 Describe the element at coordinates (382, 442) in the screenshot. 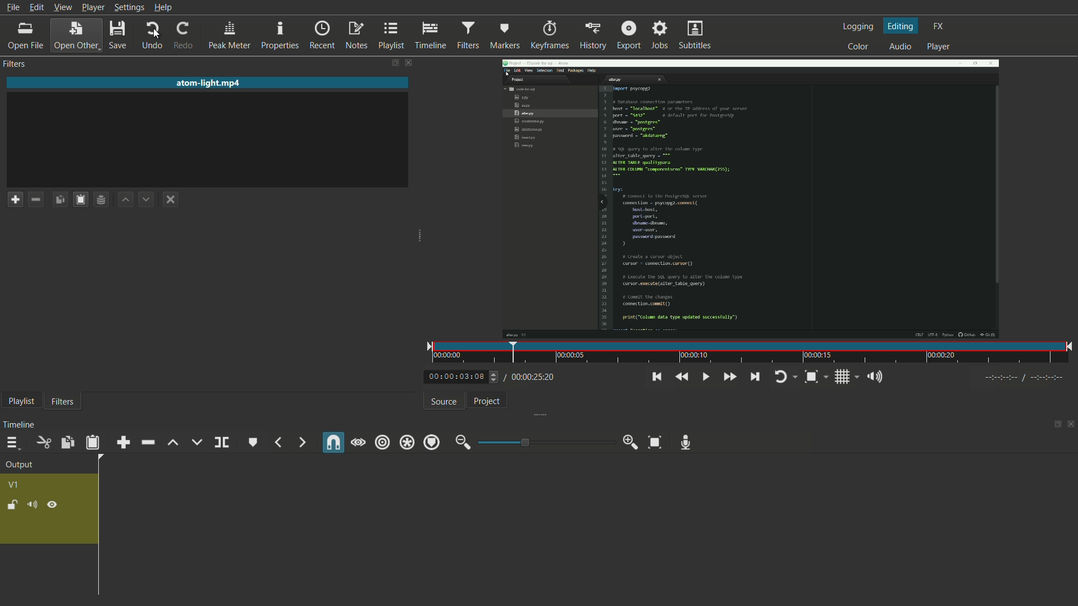

I see `ripple` at that location.